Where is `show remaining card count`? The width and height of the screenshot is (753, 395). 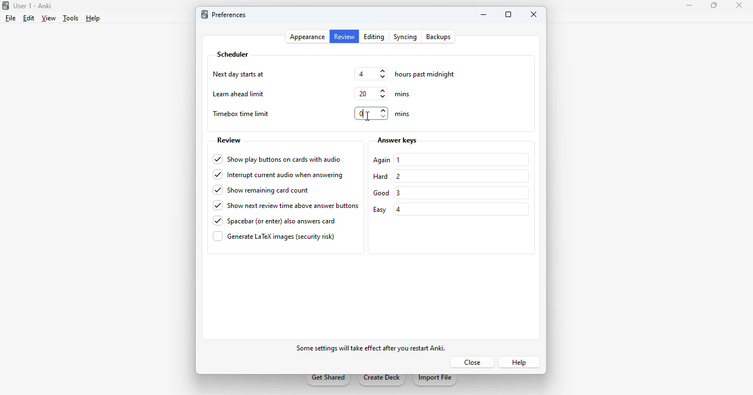
show remaining card count is located at coordinates (261, 190).